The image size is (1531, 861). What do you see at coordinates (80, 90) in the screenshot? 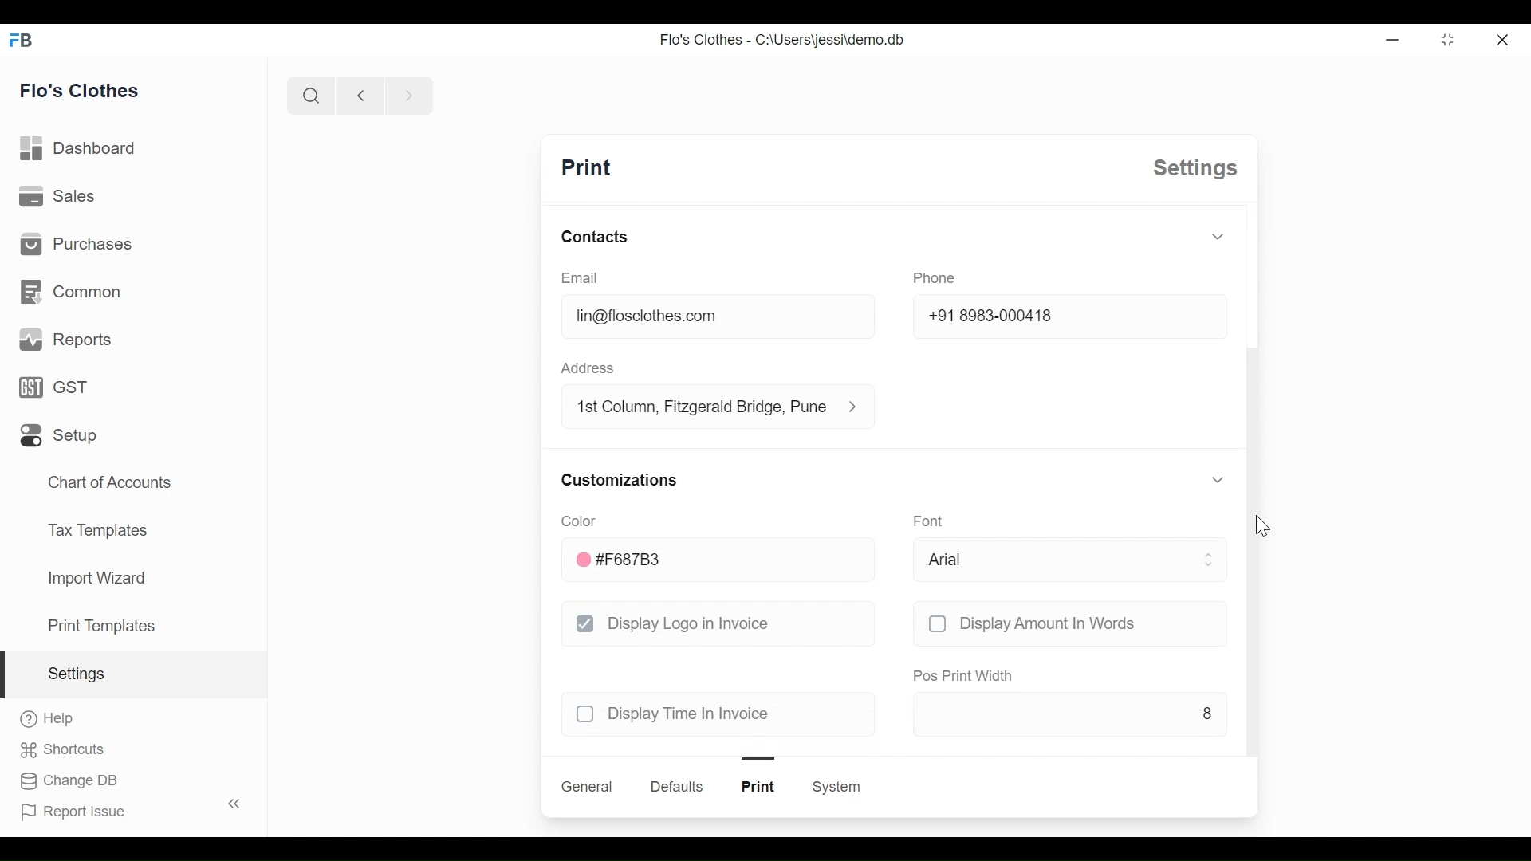
I see `flo's clothes` at bounding box center [80, 90].